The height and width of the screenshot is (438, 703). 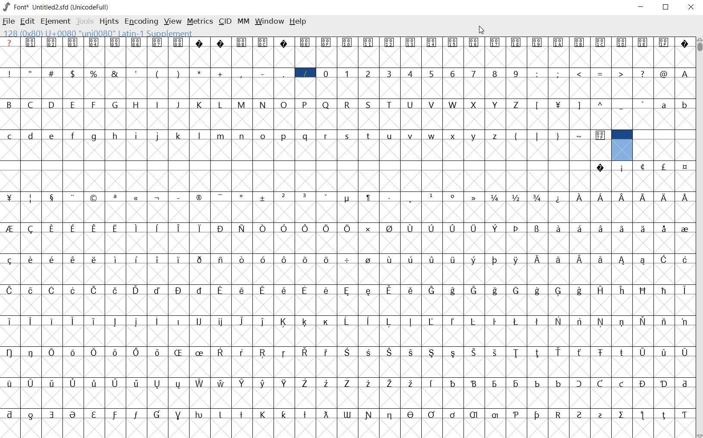 What do you see at coordinates (306, 136) in the screenshot?
I see `q` at bounding box center [306, 136].